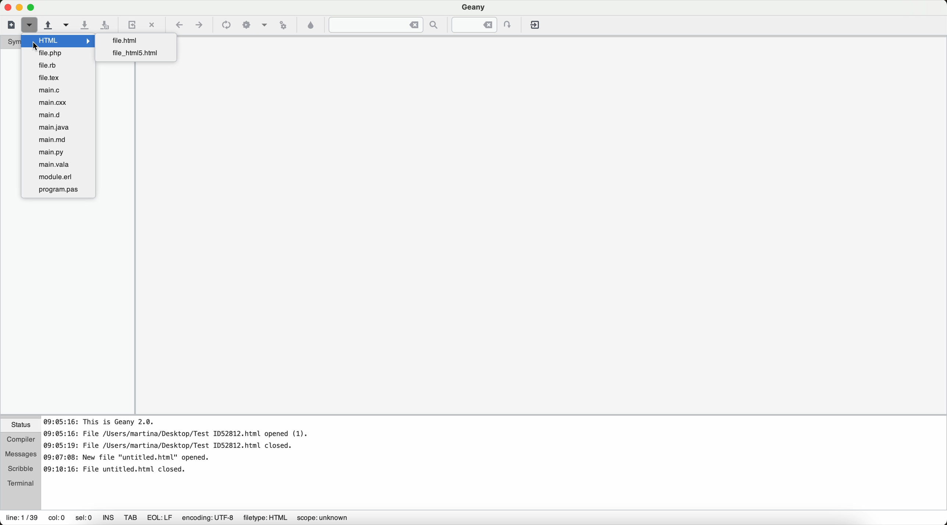 The height and width of the screenshot is (525, 947). What do you see at coordinates (535, 25) in the screenshot?
I see `quit Geany` at bounding box center [535, 25].